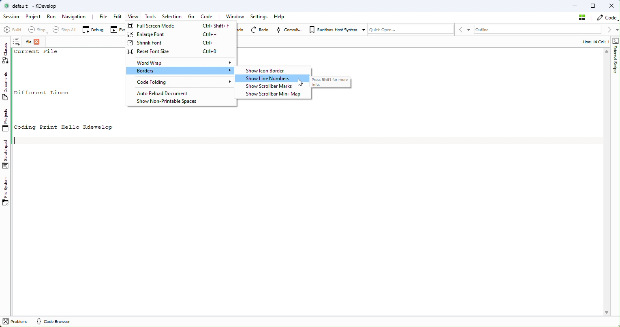 The height and width of the screenshot is (327, 620). What do you see at coordinates (259, 17) in the screenshot?
I see `Settings` at bounding box center [259, 17].